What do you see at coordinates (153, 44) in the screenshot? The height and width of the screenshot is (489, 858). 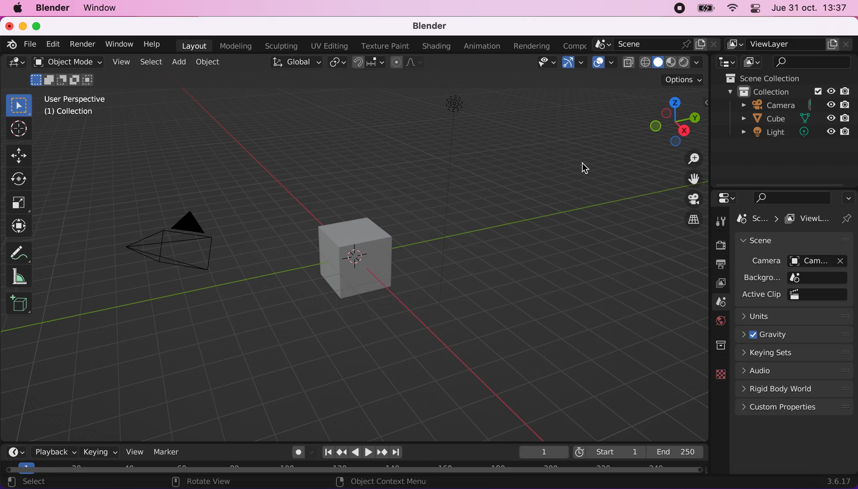 I see `help` at bounding box center [153, 44].